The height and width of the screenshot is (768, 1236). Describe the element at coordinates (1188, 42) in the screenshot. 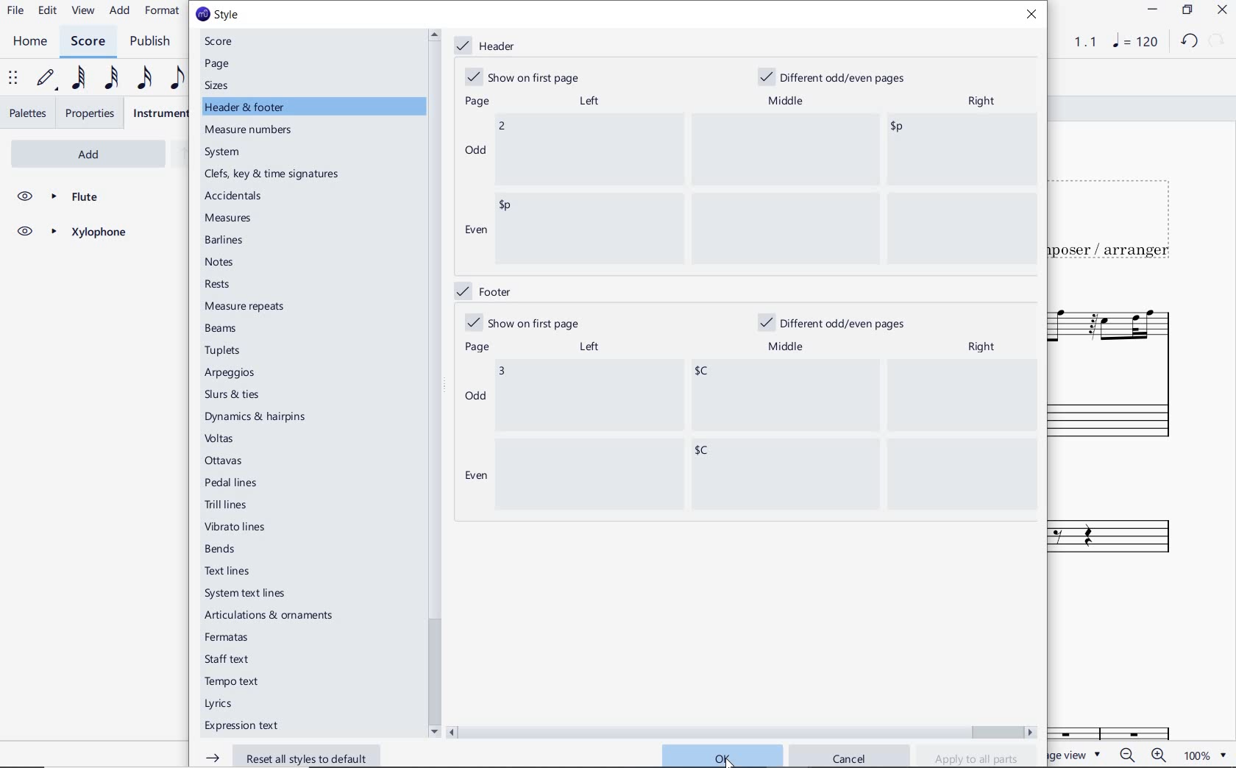

I see `UNDO` at that location.